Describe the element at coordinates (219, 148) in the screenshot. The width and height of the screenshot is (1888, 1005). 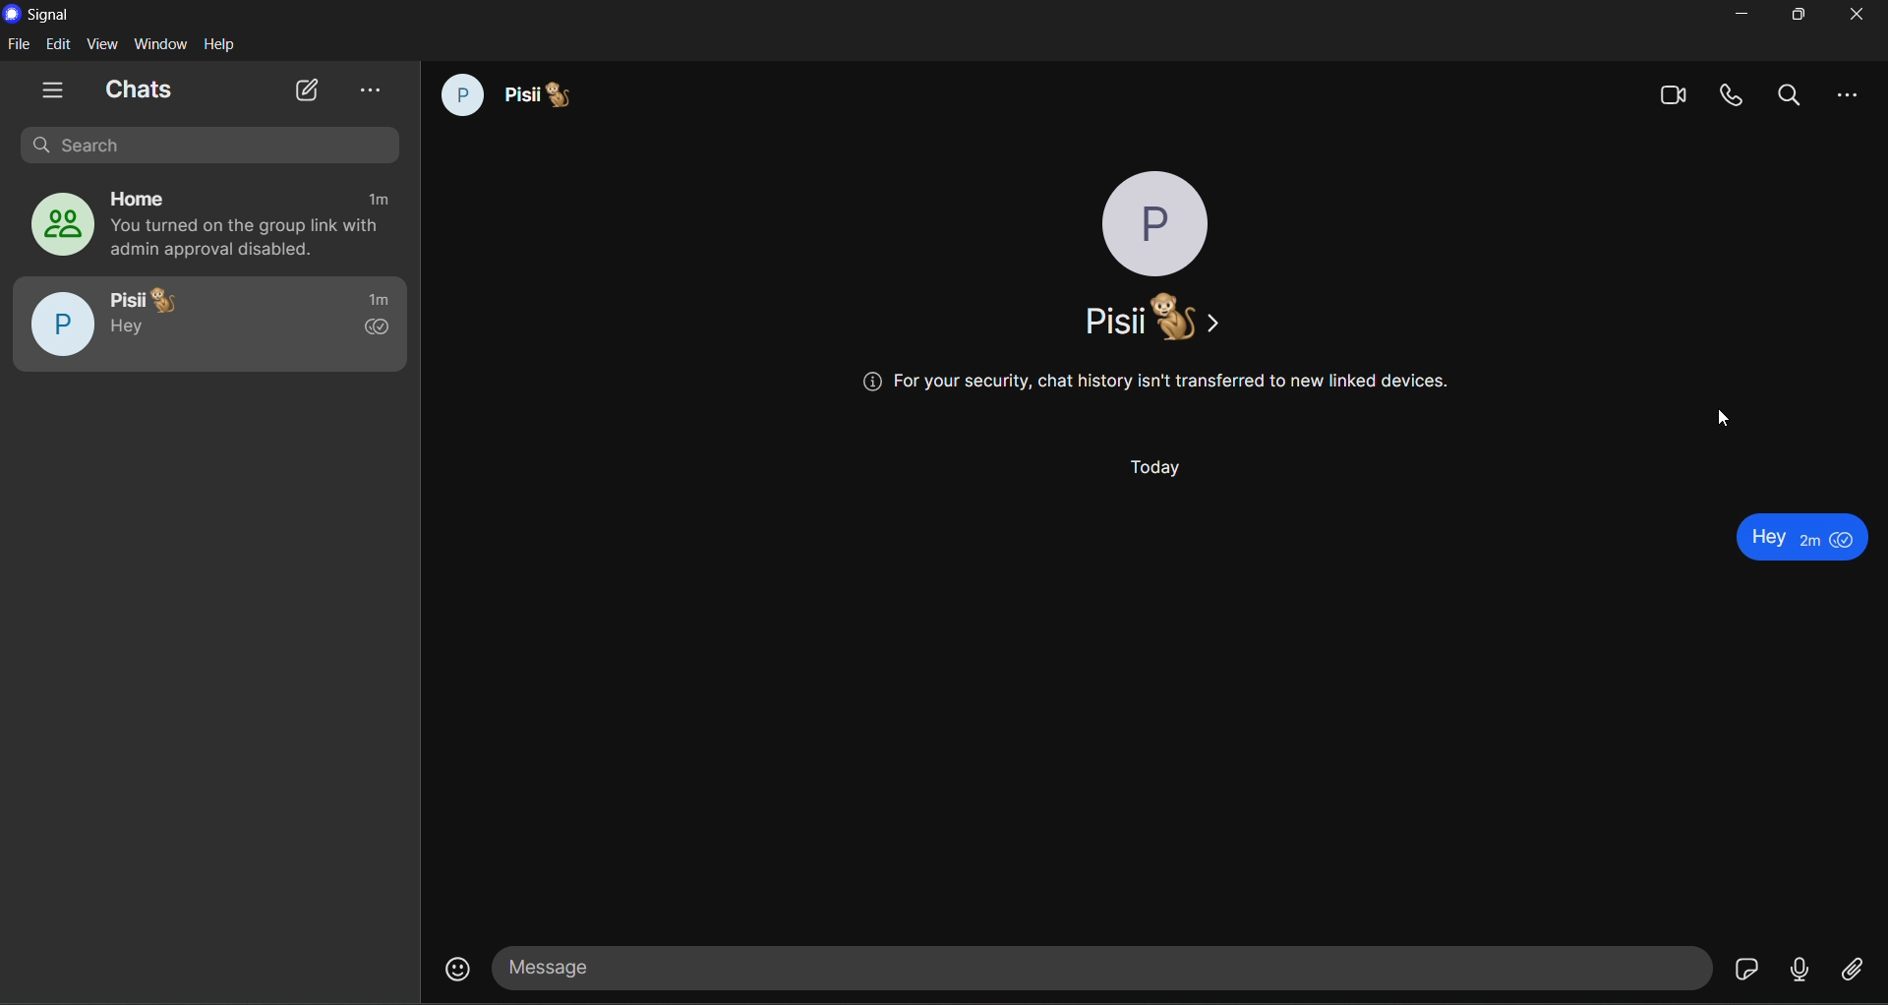
I see `search` at that location.